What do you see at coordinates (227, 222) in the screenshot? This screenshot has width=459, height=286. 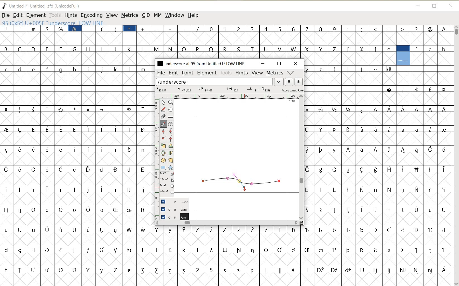 I see `SCROLLBAR` at bounding box center [227, 222].